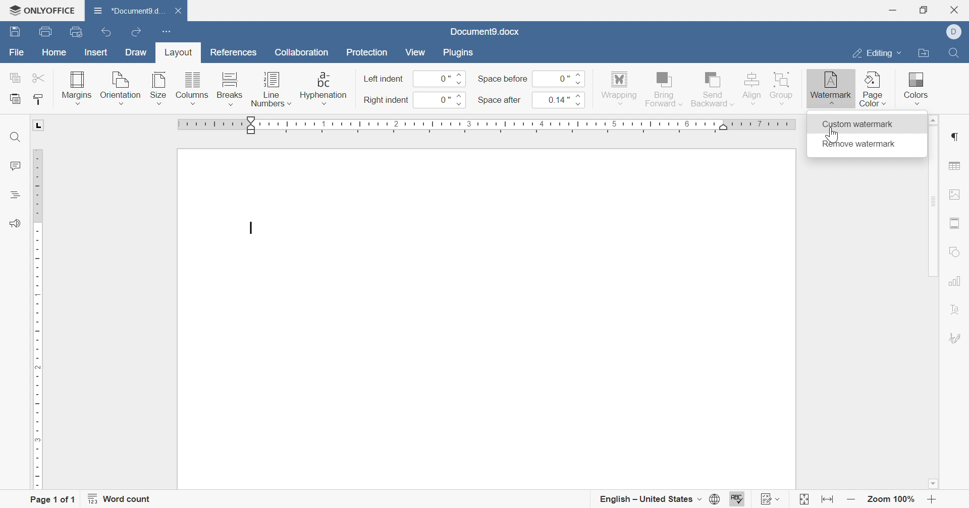 Image resolution: width=969 pixels, height=508 pixels. Describe the element at coordinates (832, 136) in the screenshot. I see `cursor` at that location.